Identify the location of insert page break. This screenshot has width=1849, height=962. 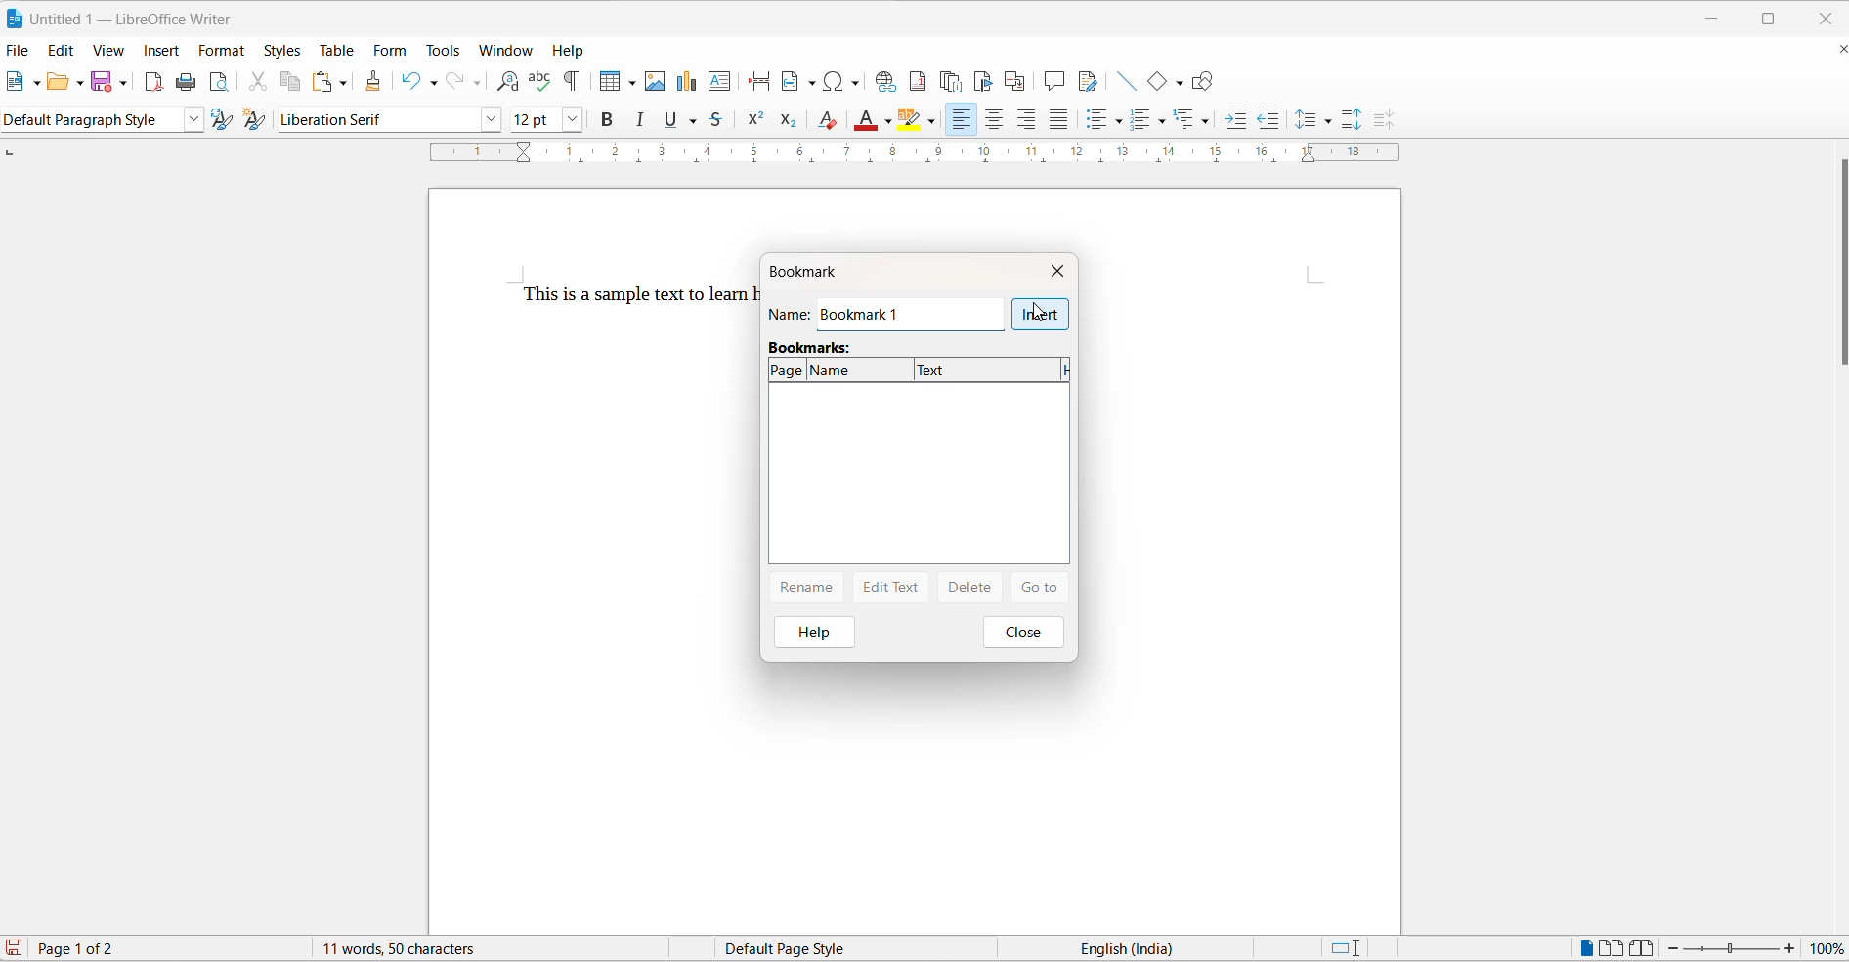
(758, 83).